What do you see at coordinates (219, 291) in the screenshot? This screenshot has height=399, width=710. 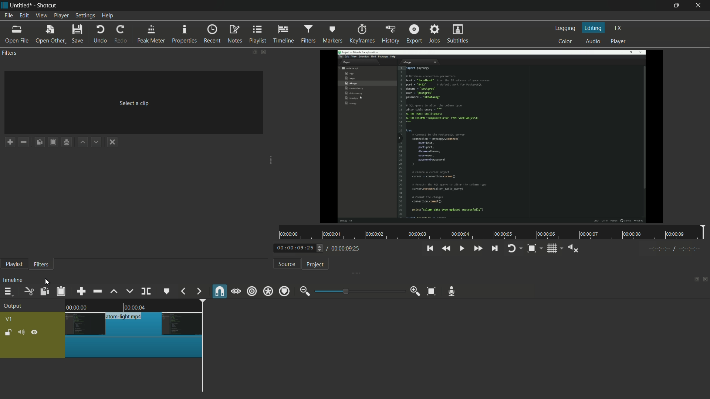 I see `snap` at bounding box center [219, 291].